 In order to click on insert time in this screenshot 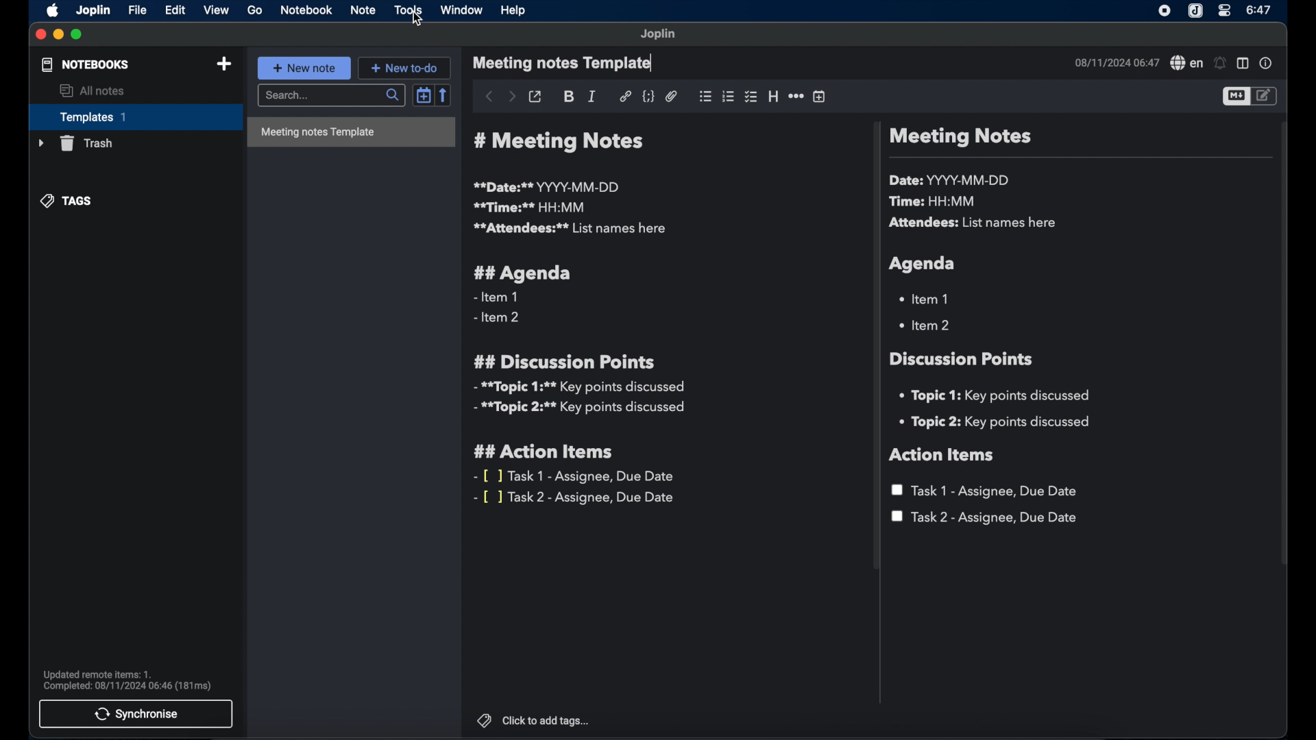, I will do `click(819, 97)`.